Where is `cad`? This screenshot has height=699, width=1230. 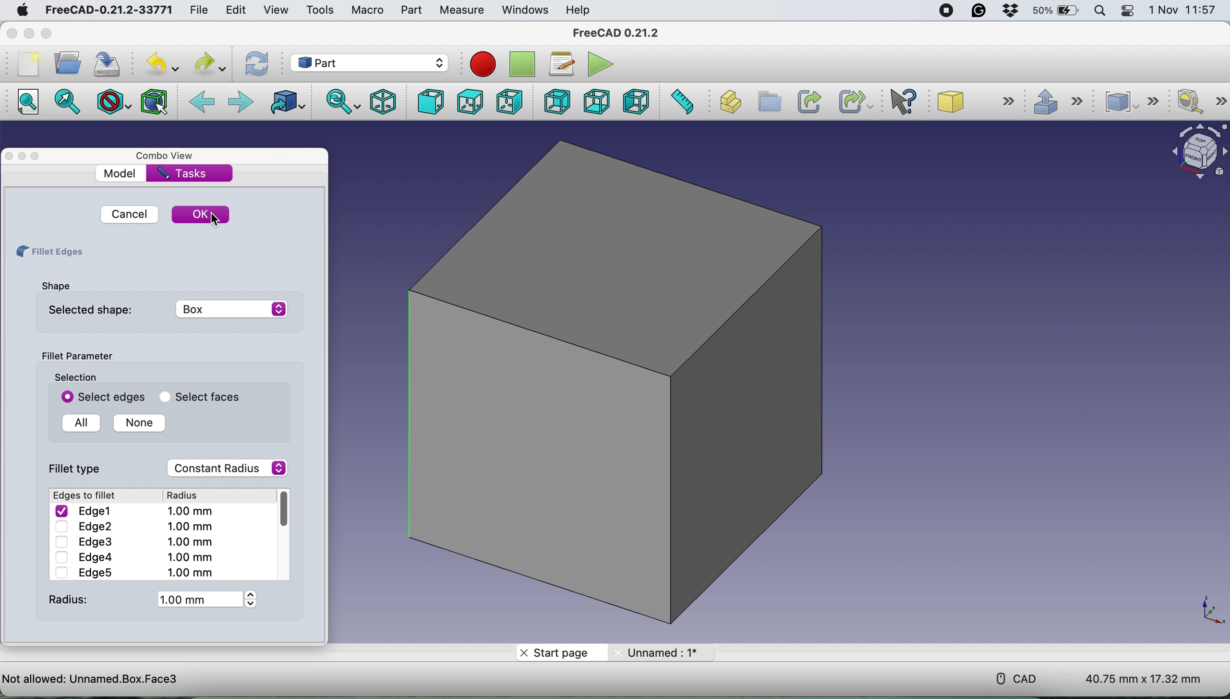 cad is located at coordinates (1010, 677).